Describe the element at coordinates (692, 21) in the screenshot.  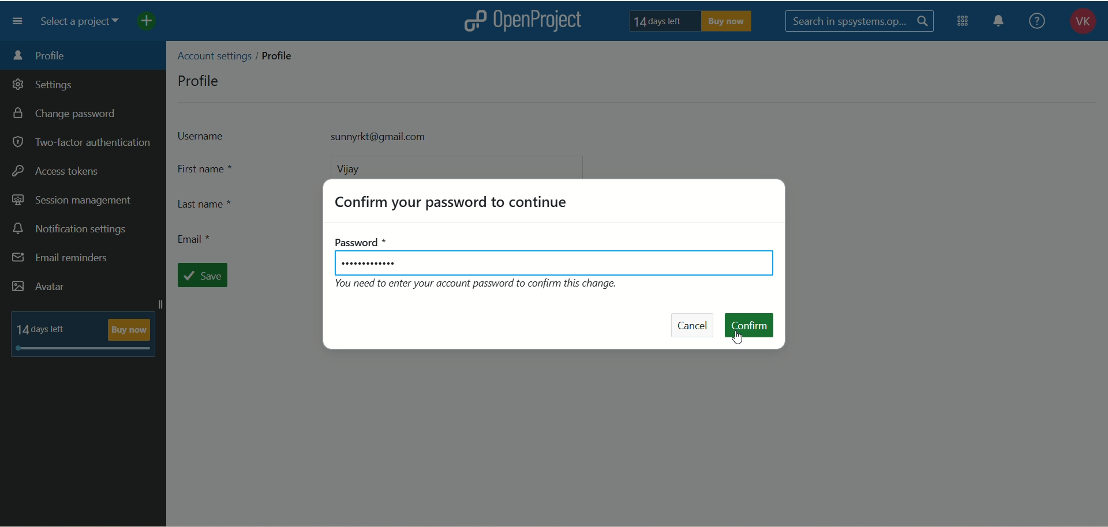
I see `text` at that location.